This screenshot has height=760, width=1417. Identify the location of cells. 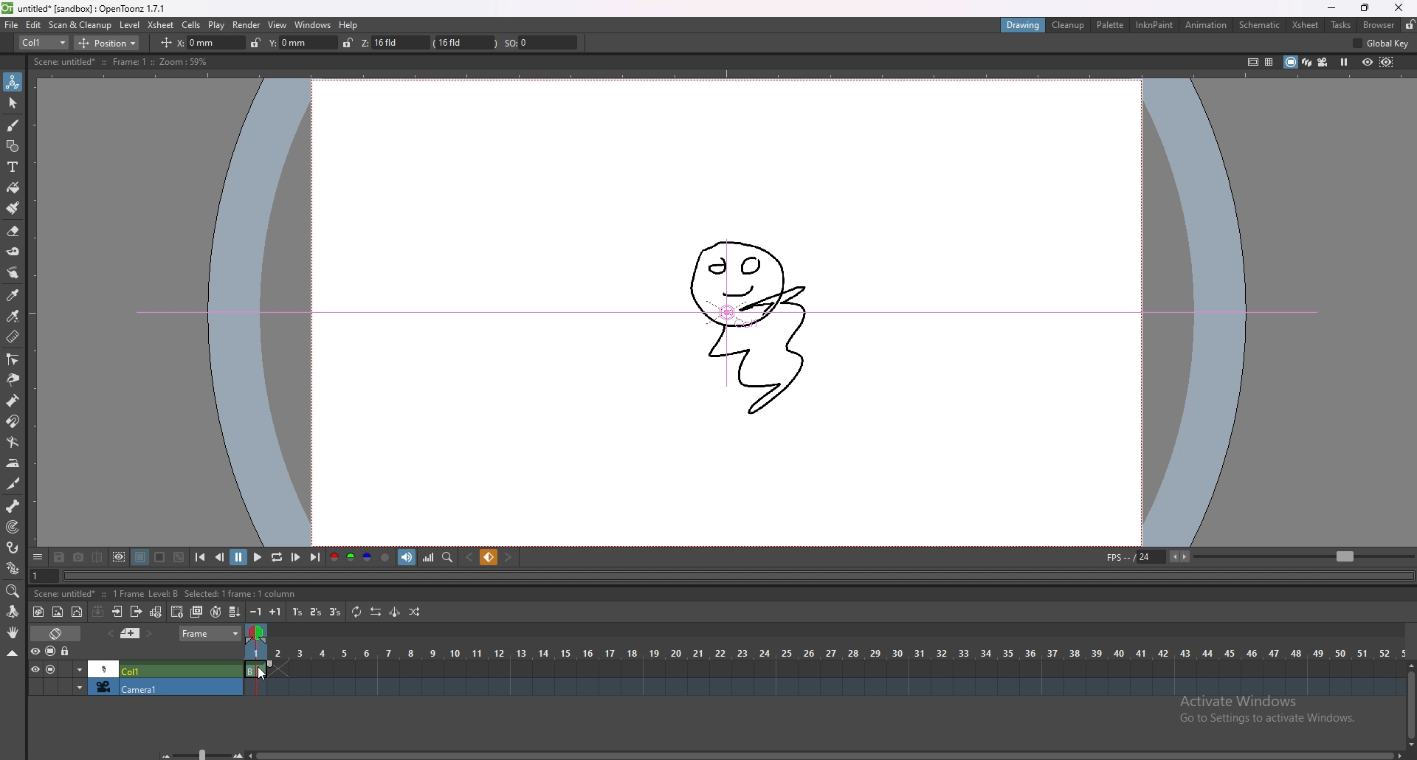
(191, 24).